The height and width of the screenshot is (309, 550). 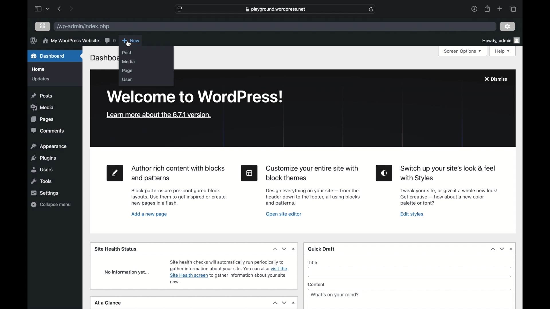 What do you see at coordinates (115, 174) in the screenshot?
I see `new page` at bounding box center [115, 174].